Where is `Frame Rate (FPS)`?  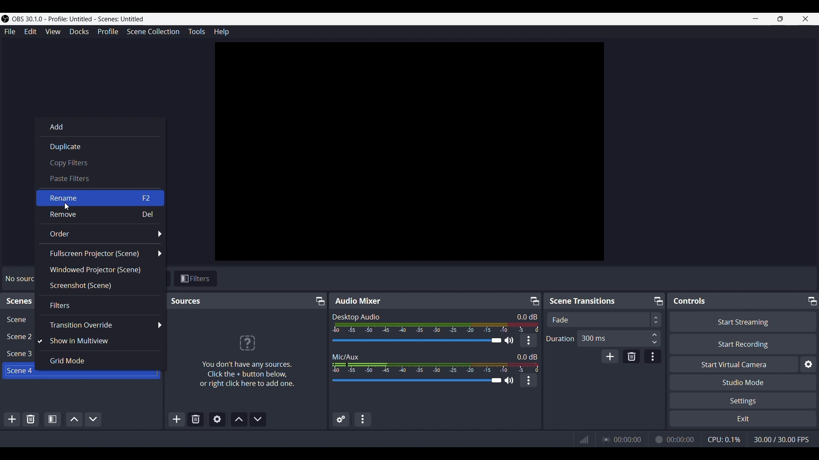 Frame Rate (FPS) is located at coordinates (781, 440).